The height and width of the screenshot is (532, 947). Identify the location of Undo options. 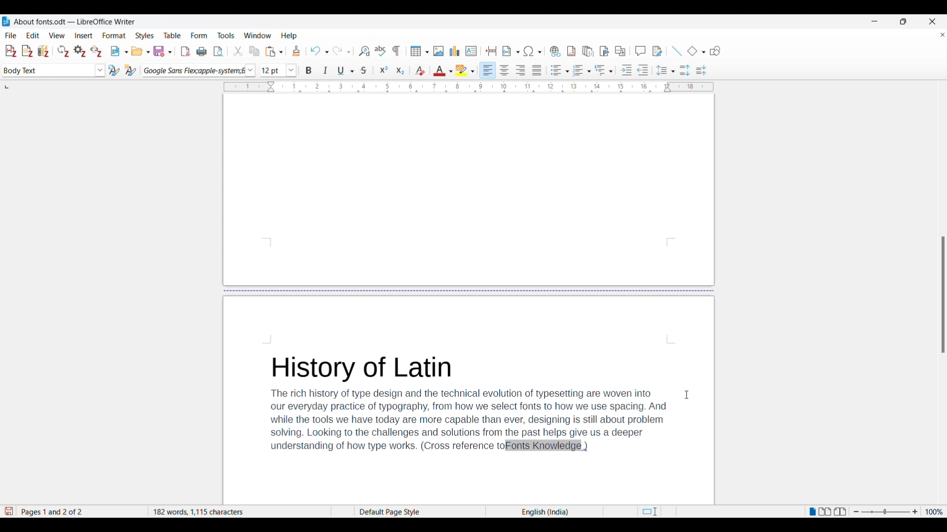
(319, 51).